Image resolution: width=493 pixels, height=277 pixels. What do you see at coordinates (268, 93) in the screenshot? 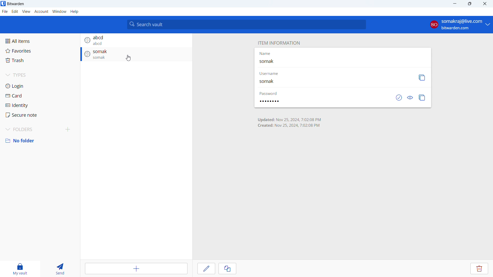
I see `password label` at bounding box center [268, 93].